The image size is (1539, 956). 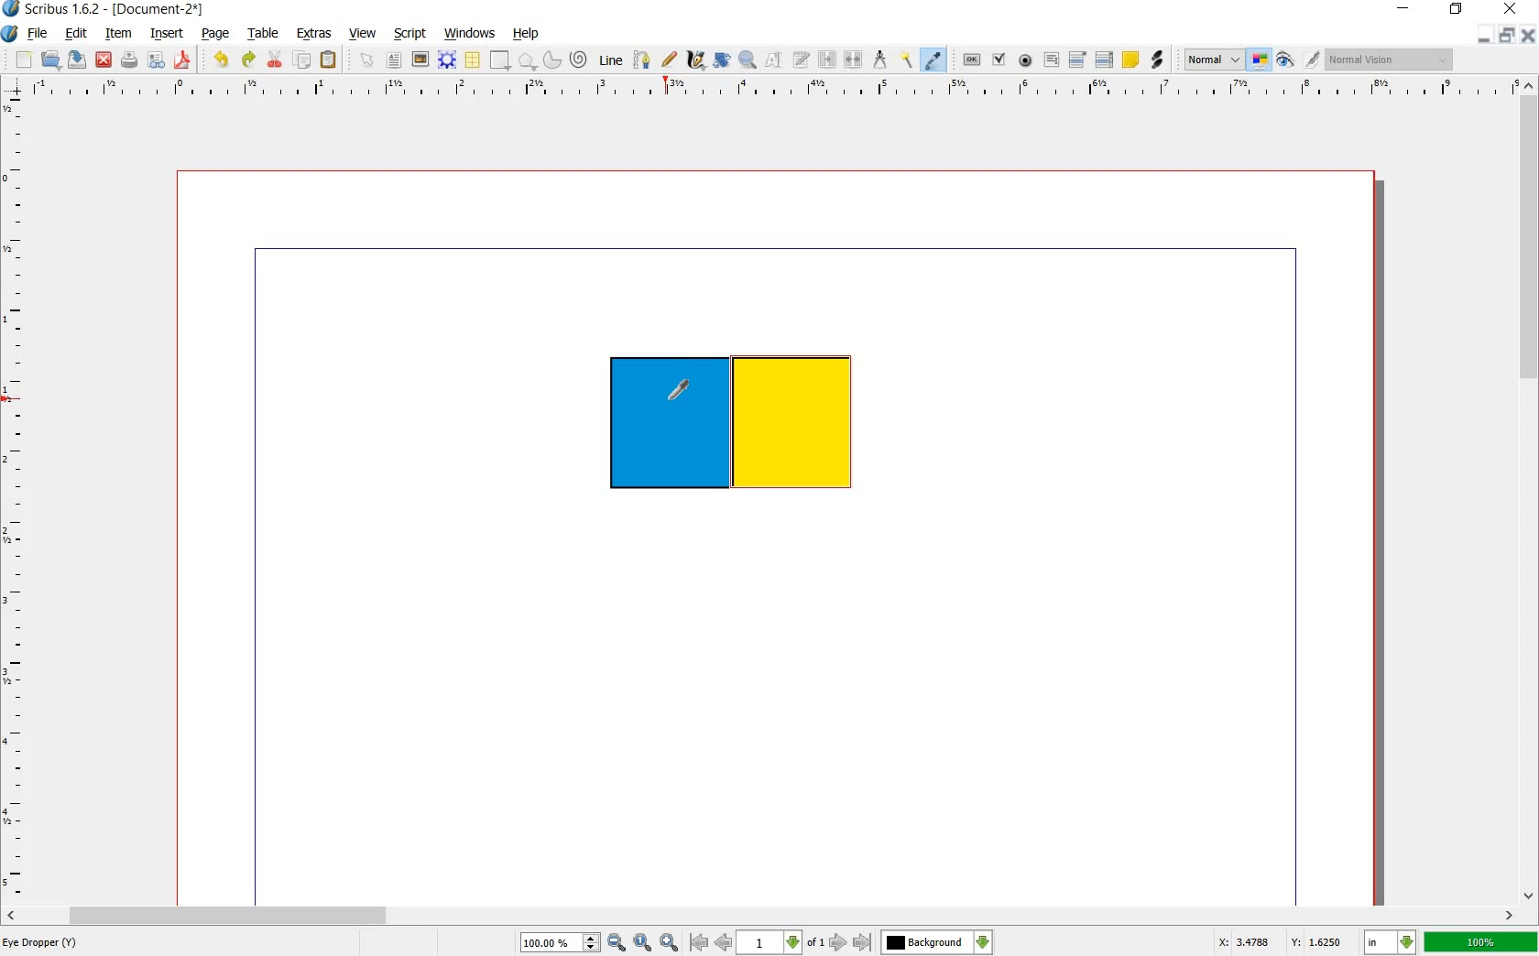 I want to click on edit contents of frame, so click(x=776, y=61).